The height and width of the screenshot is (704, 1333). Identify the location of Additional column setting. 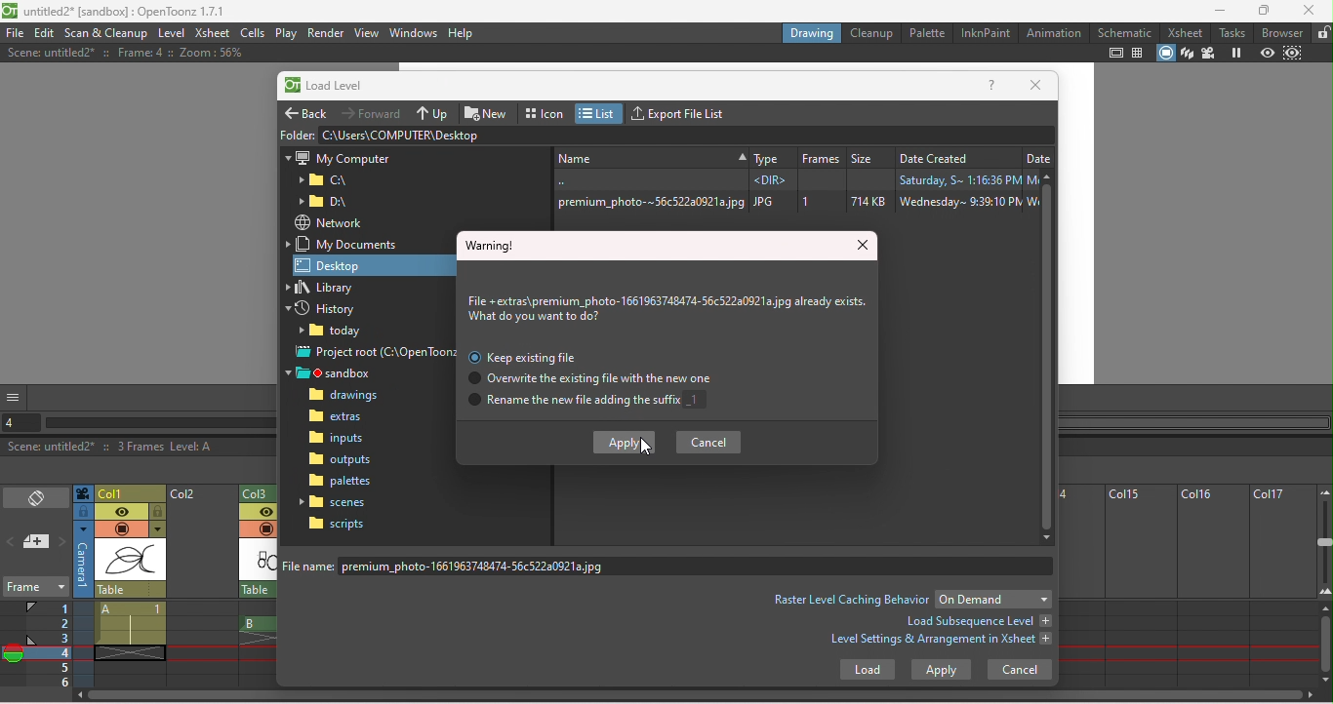
(157, 529).